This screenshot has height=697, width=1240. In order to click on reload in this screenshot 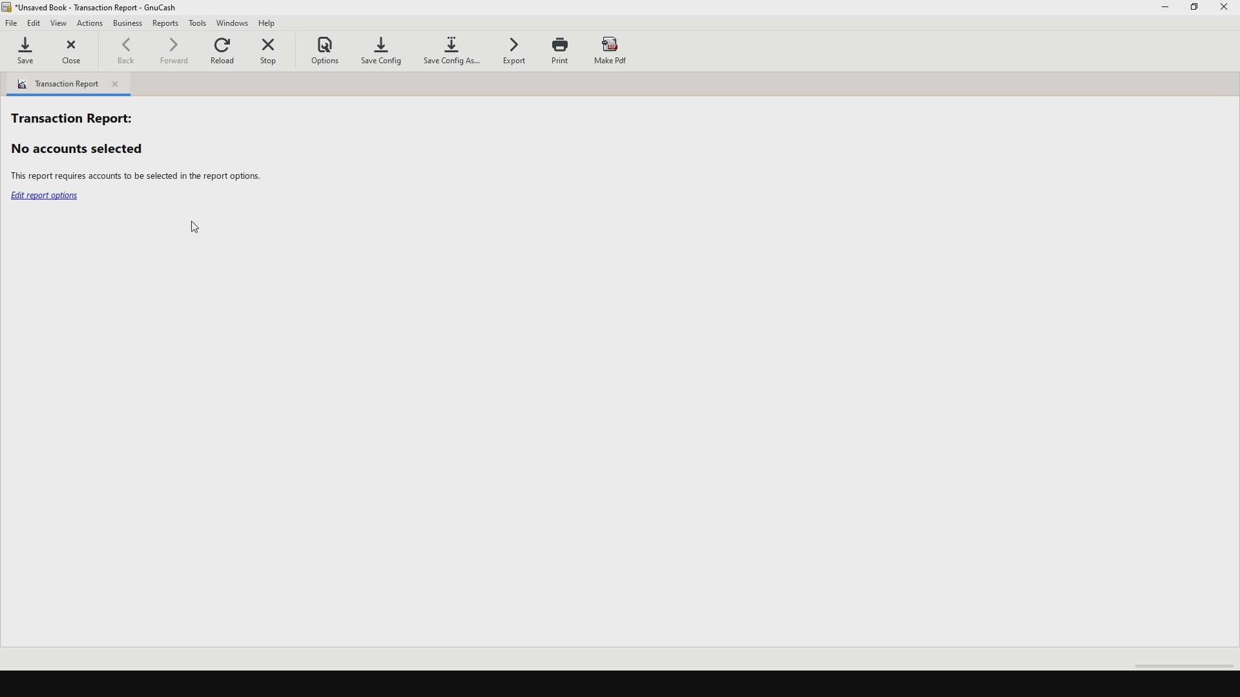, I will do `click(225, 53)`.